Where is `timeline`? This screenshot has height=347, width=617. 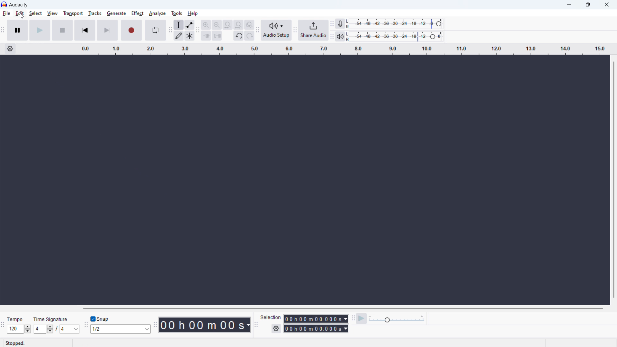
timeline is located at coordinates (344, 49).